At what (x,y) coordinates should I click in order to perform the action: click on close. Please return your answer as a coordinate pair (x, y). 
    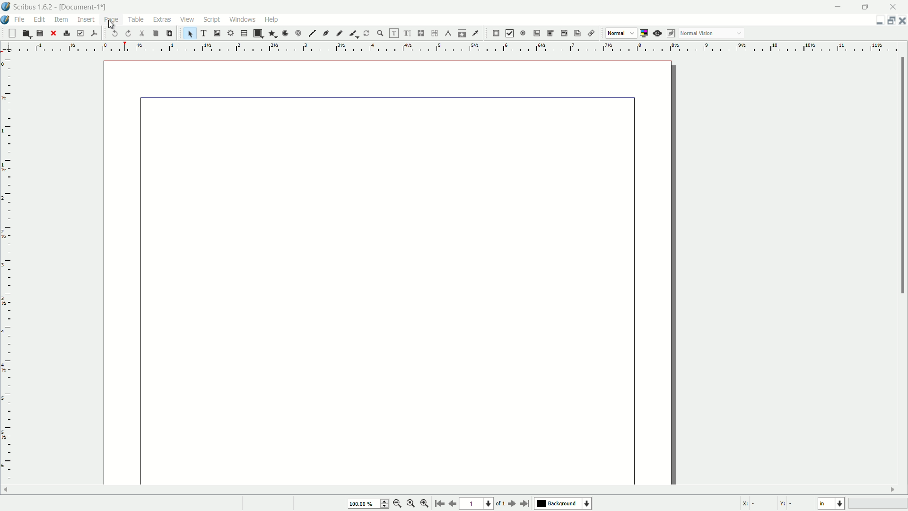
    Looking at the image, I should click on (53, 33).